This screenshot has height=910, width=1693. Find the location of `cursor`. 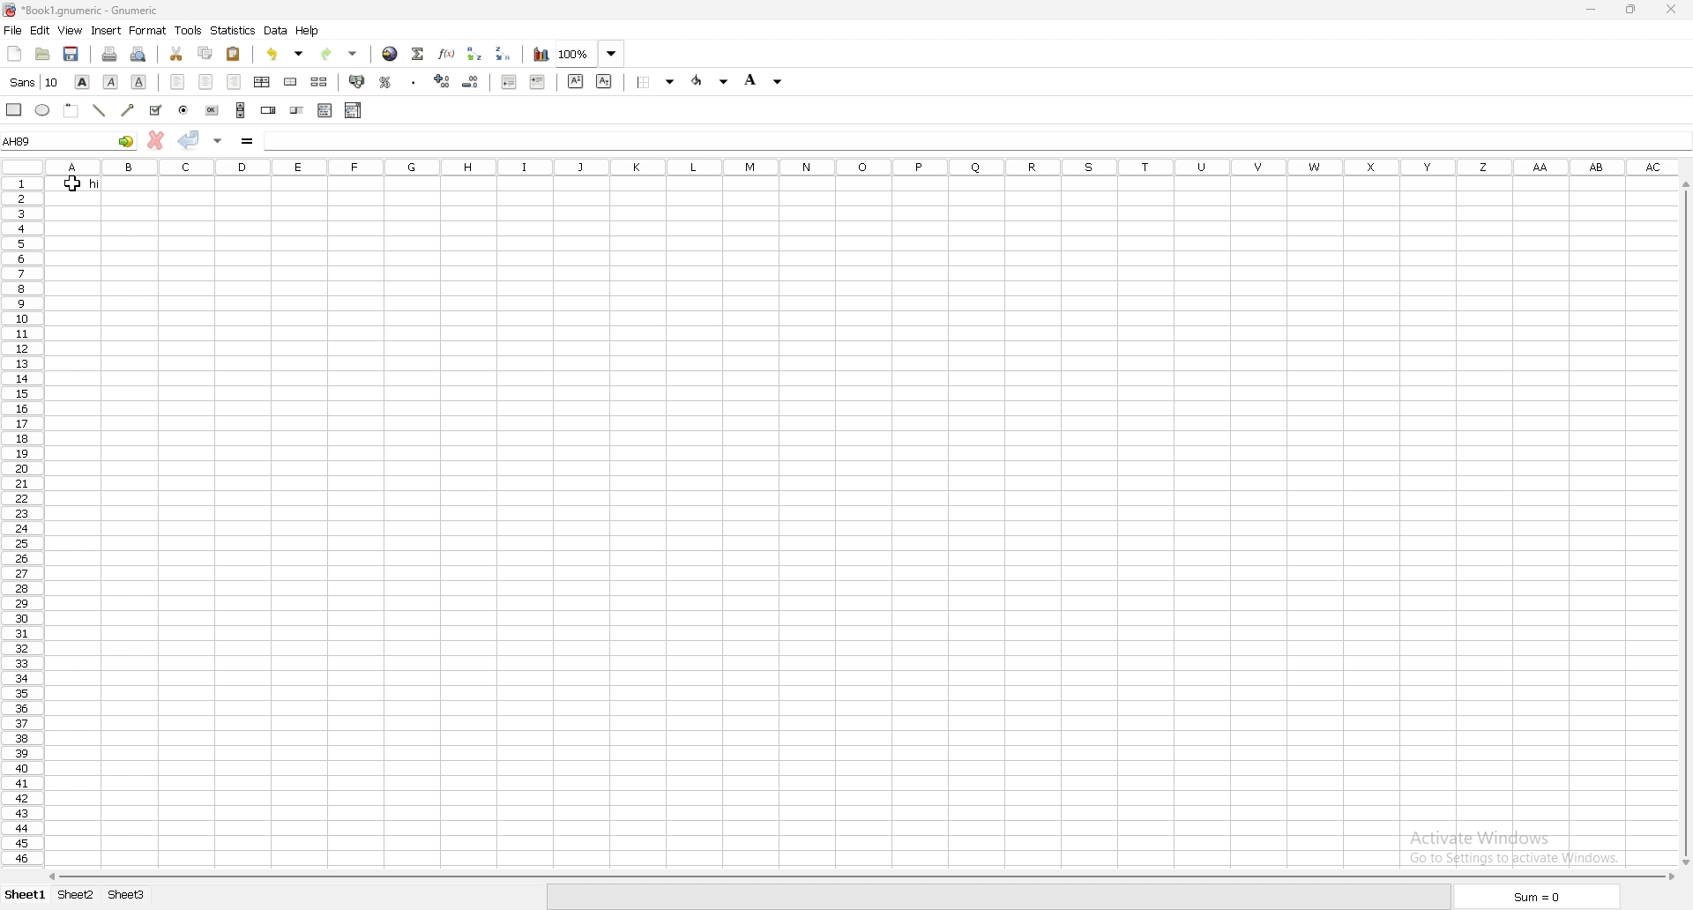

cursor is located at coordinates (72, 182).